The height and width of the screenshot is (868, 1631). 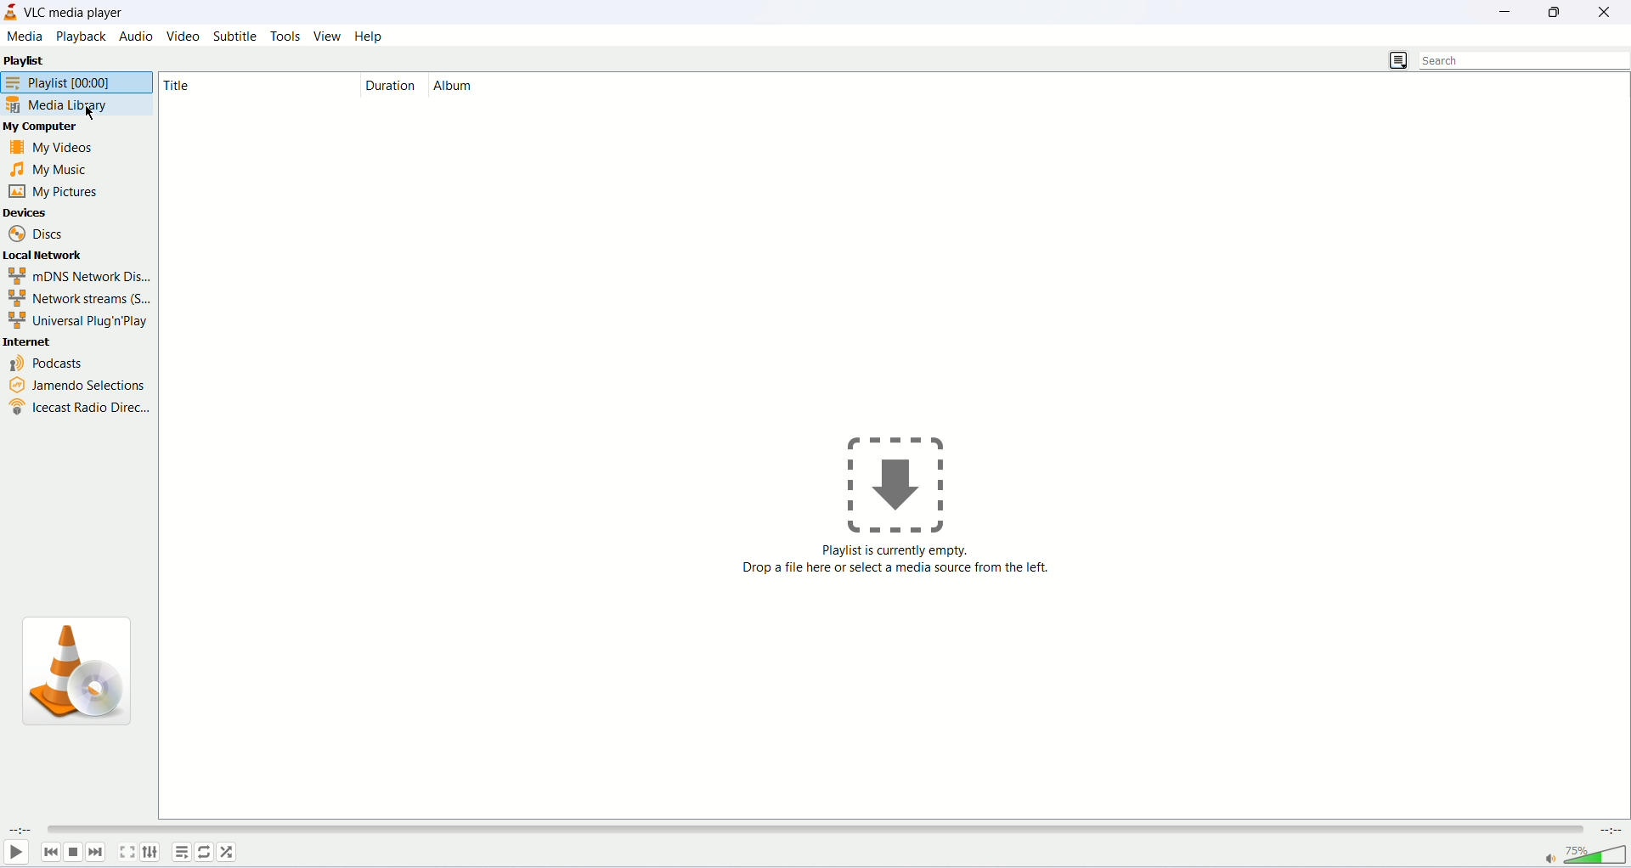 What do you see at coordinates (50, 364) in the screenshot?
I see `podcasts` at bounding box center [50, 364].